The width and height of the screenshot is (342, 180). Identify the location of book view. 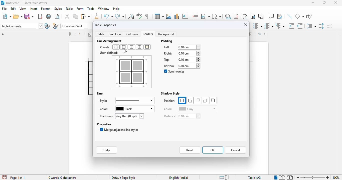
(290, 177).